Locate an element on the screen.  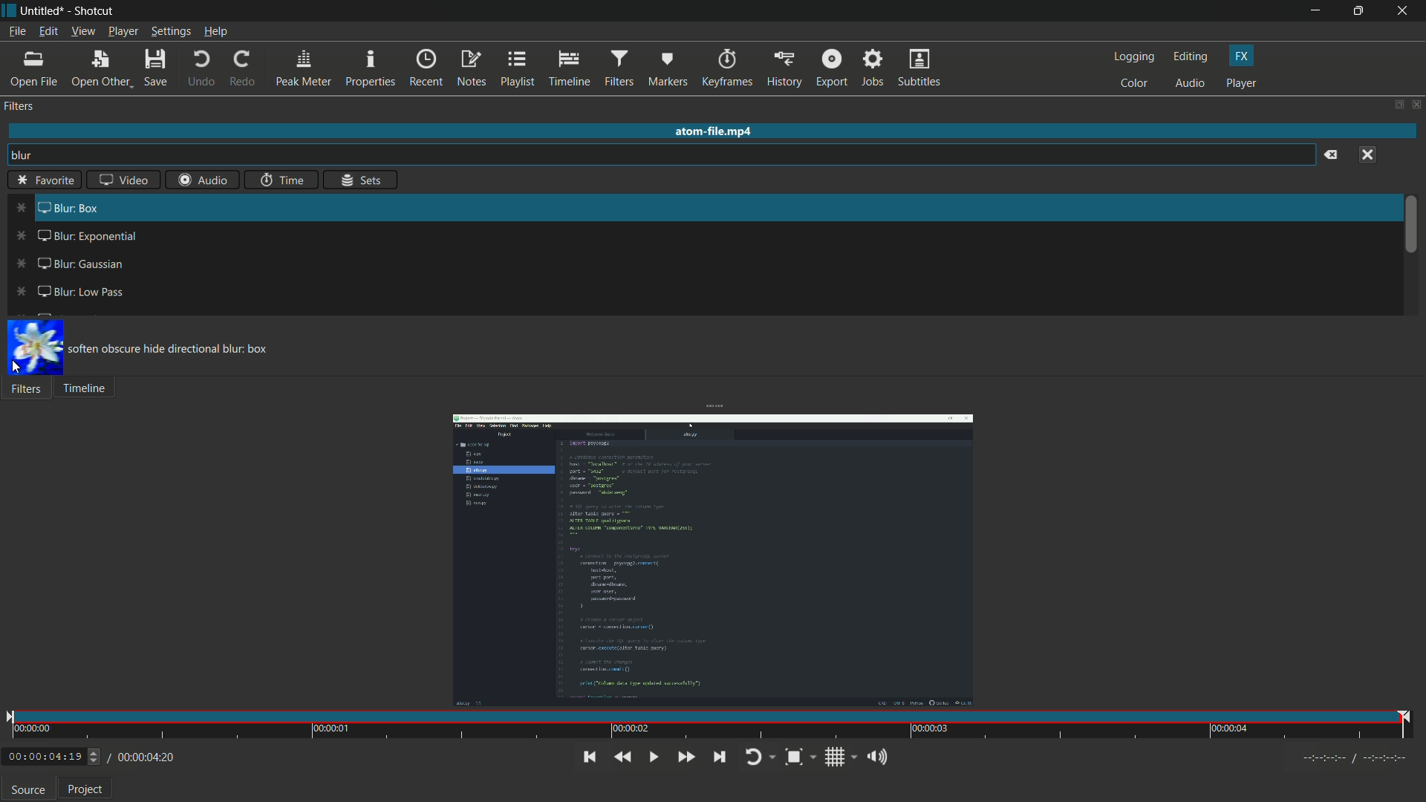
open other is located at coordinates (100, 71).